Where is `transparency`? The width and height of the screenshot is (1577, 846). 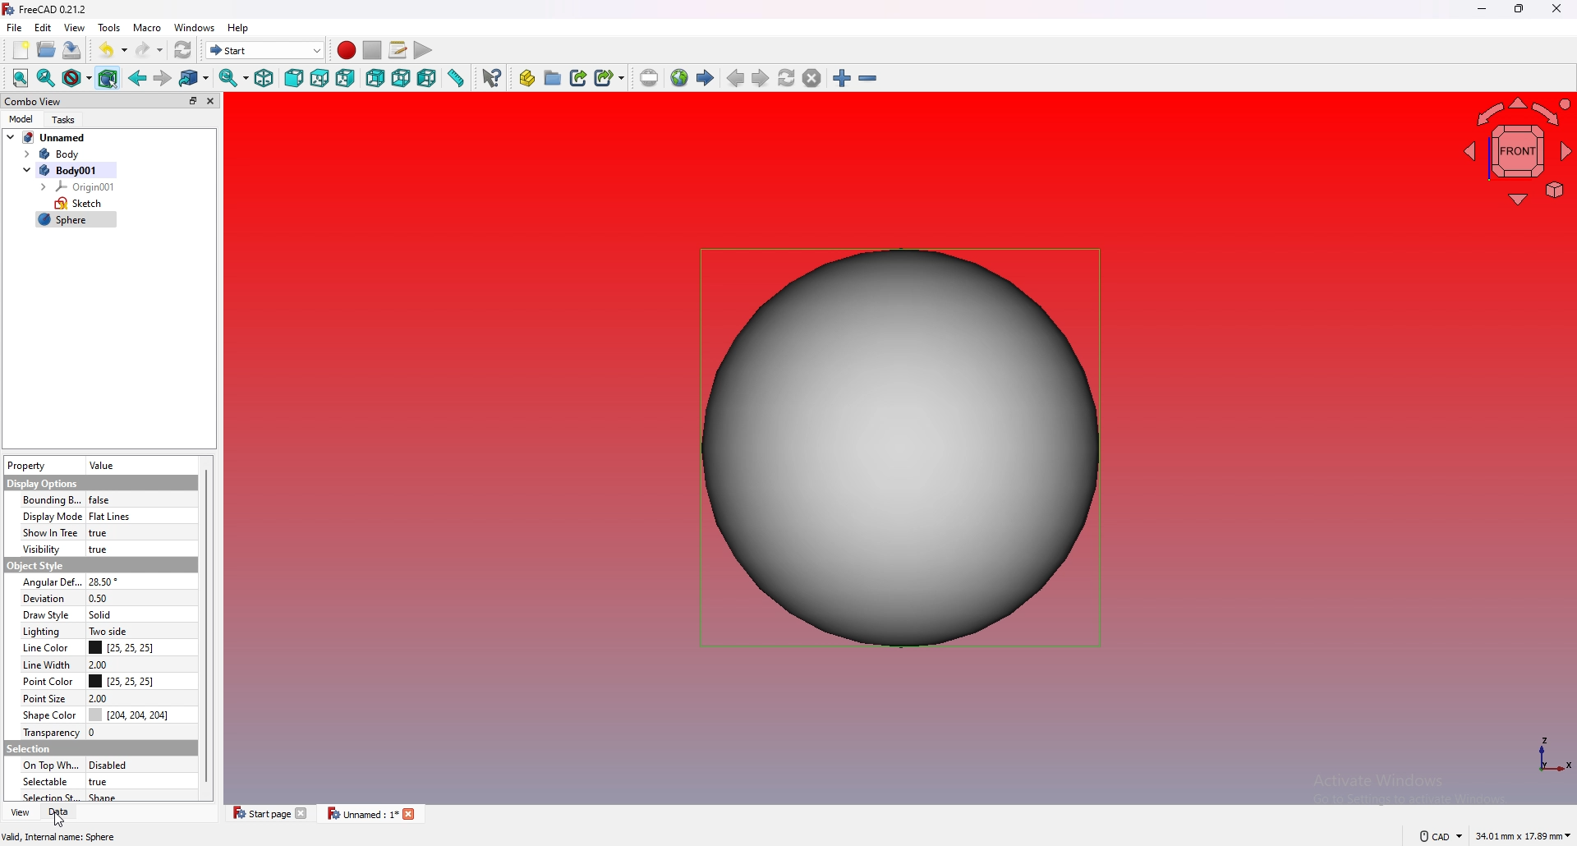 transparency is located at coordinates (100, 731).